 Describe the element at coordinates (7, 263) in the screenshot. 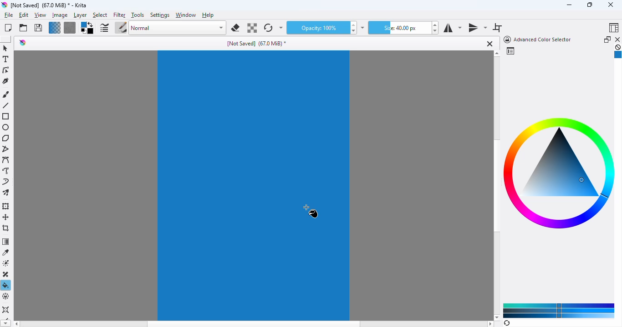

I see `colorize mask tool` at that location.